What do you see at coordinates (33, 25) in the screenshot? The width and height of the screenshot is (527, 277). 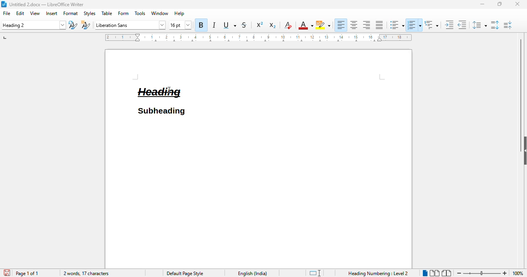 I see `set paragraph style` at bounding box center [33, 25].